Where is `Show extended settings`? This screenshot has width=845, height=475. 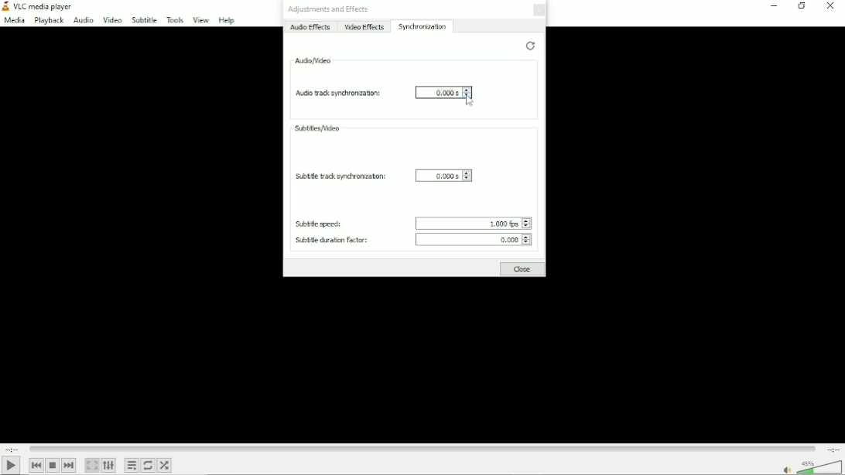 Show extended settings is located at coordinates (108, 466).